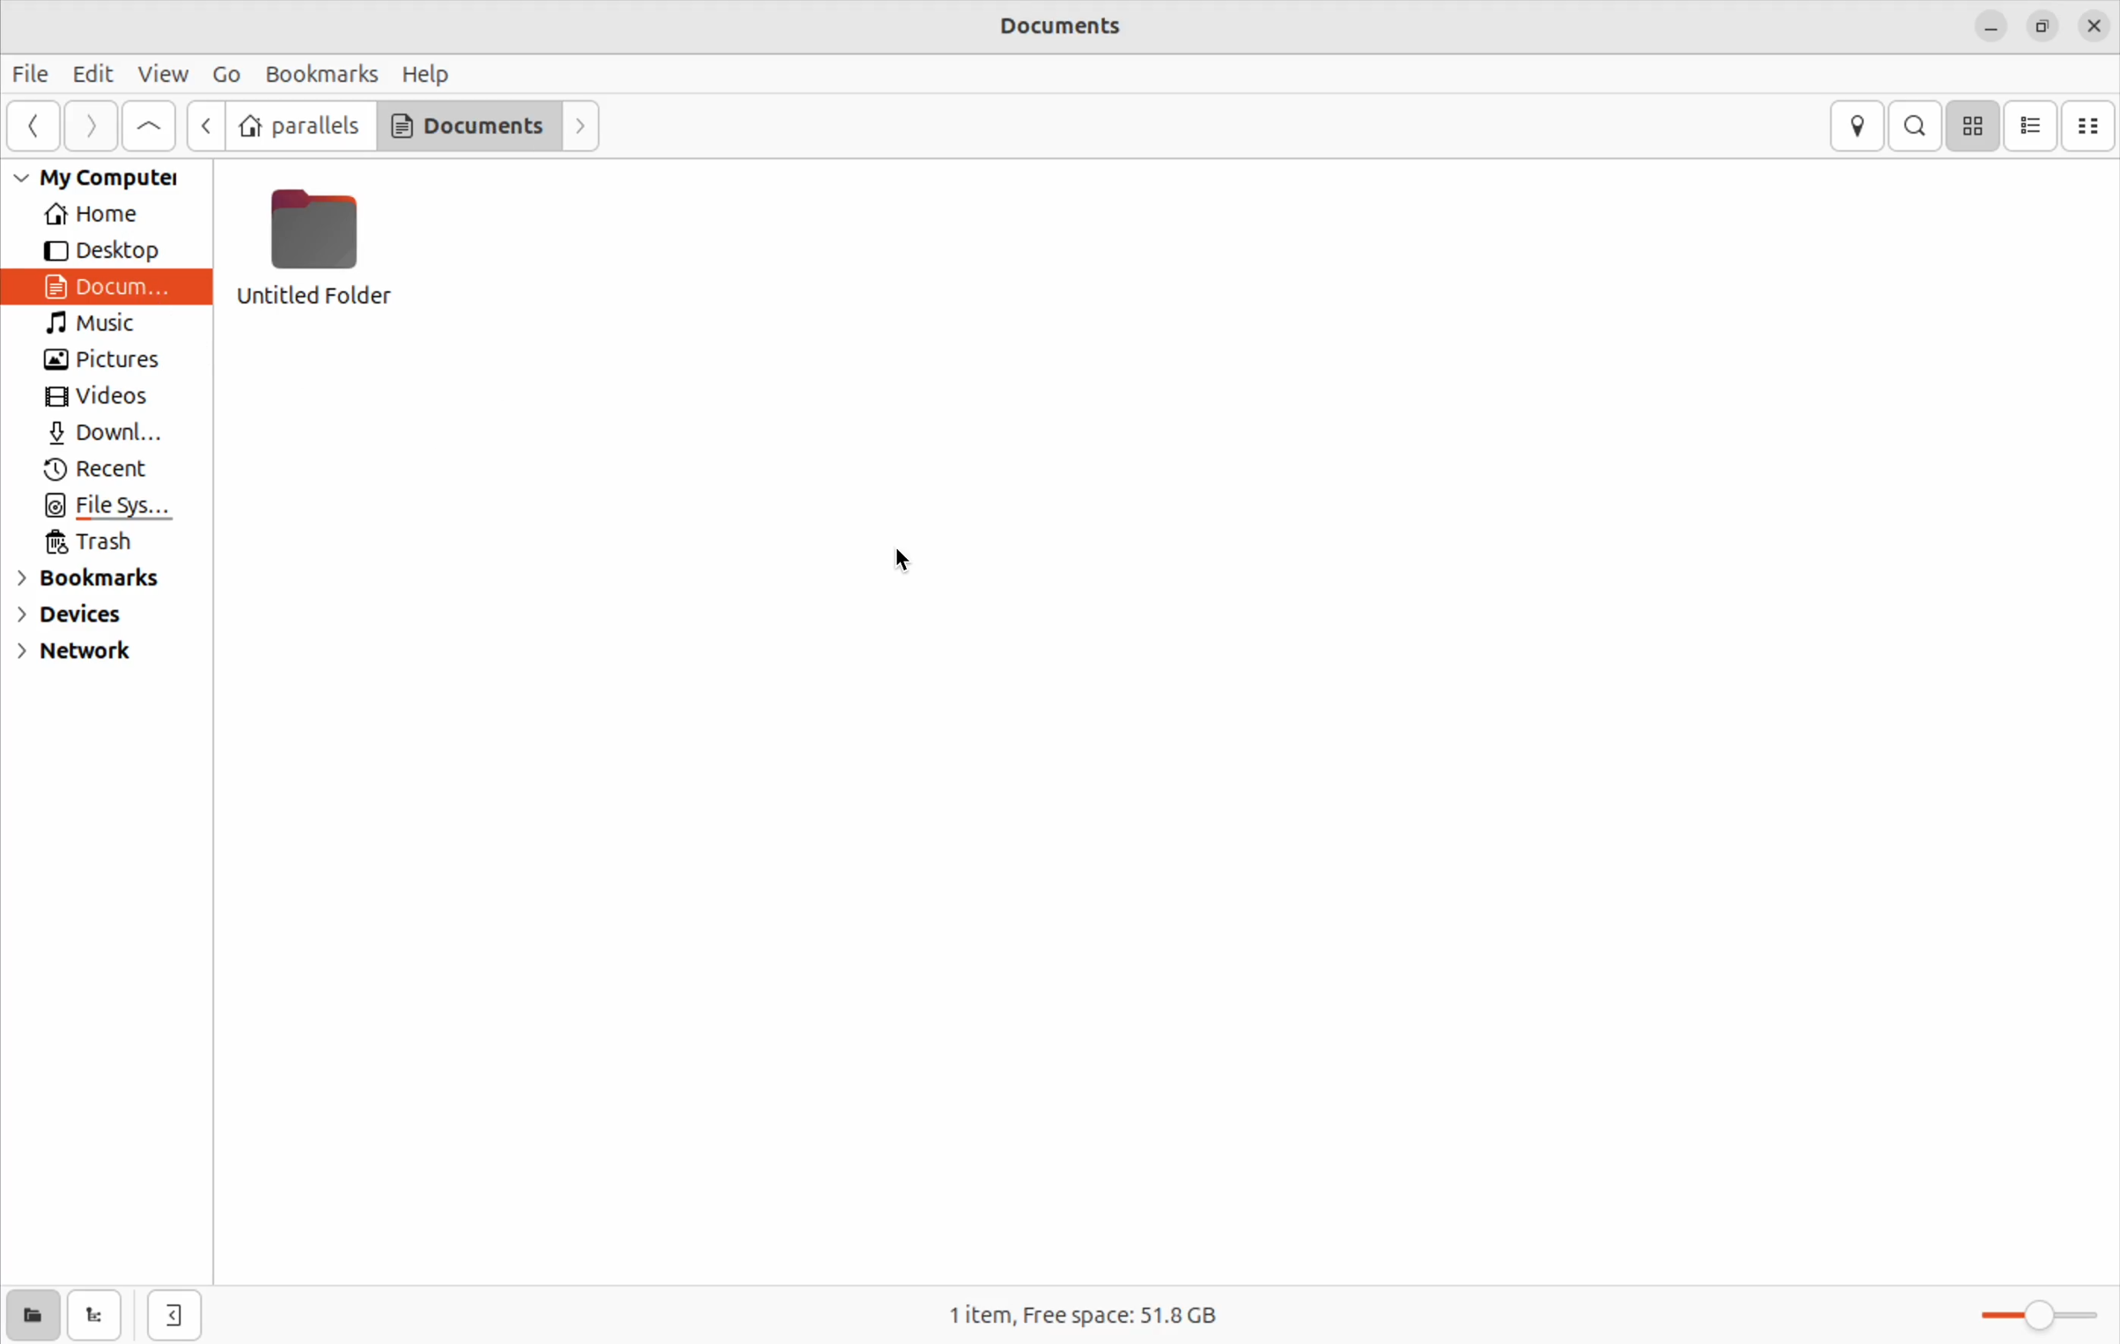 The height and width of the screenshot is (1344, 2120). What do you see at coordinates (898, 559) in the screenshot?
I see `cursor` at bounding box center [898, 559].